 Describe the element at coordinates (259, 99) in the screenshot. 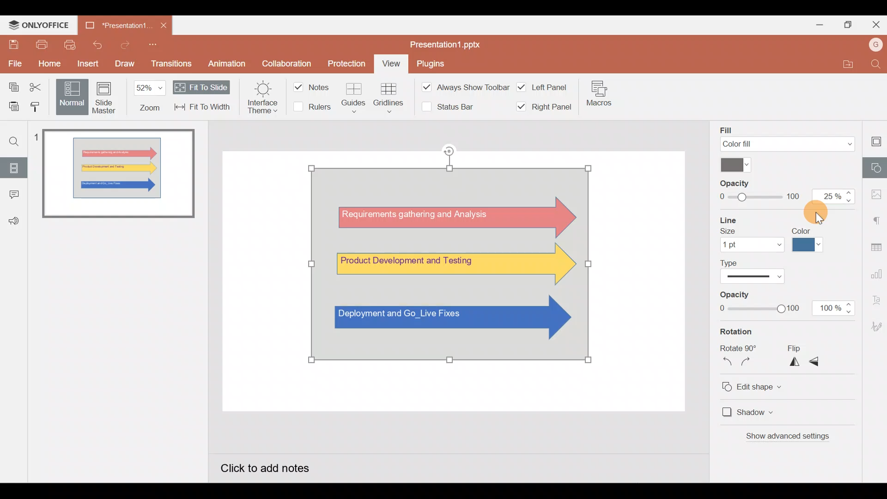

I see `Interface theme` at that location.